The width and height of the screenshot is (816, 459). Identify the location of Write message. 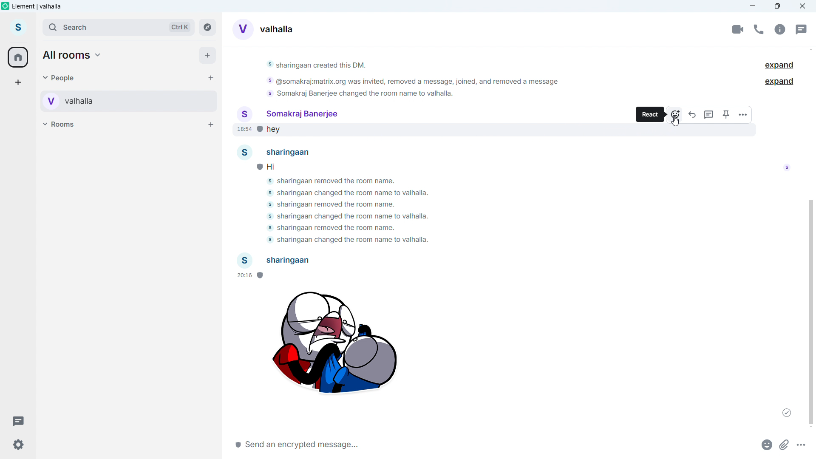
(357, 444).